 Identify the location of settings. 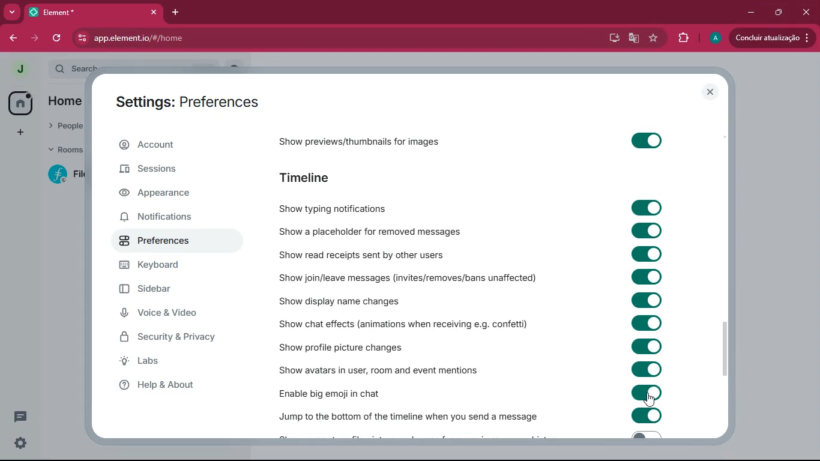
(22, 443).